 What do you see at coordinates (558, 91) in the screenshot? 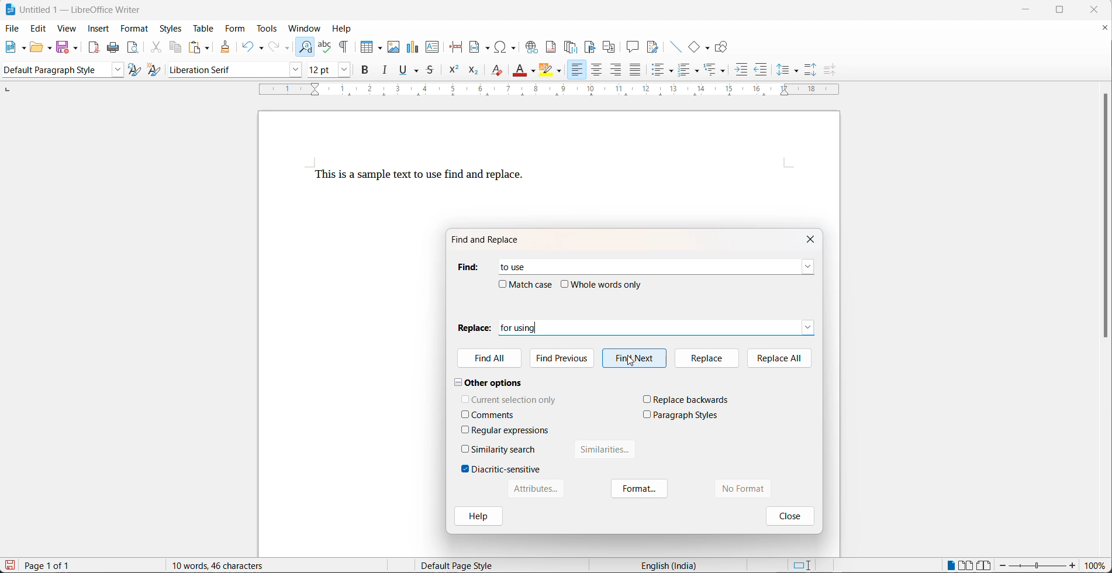
I see `scaling` at bounding box center [558, 91].